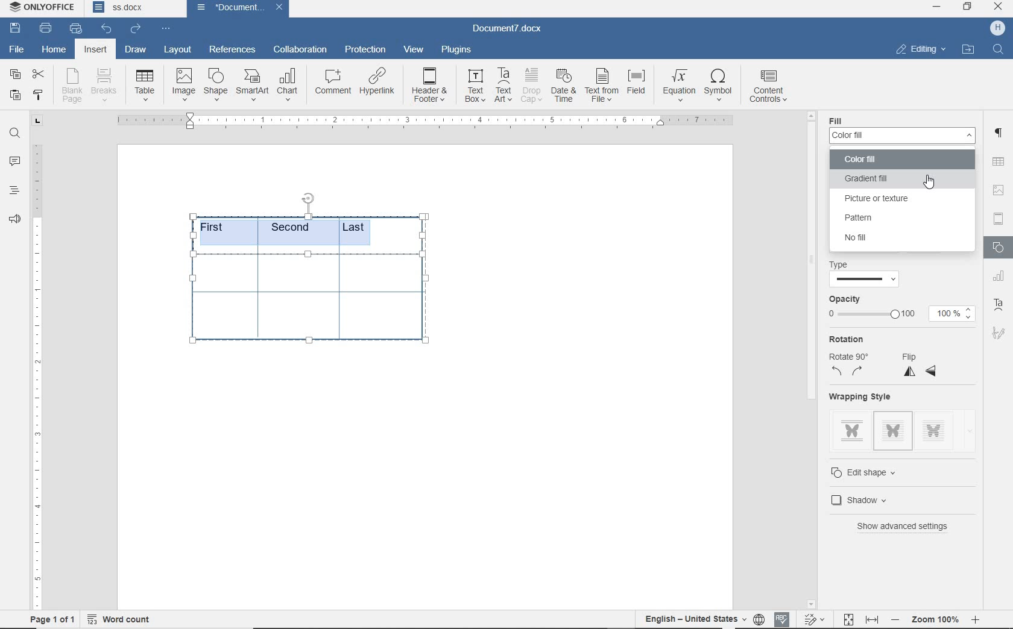 The height and width of the screenshot is (629, 1013). Describe the element at coordinates (14, 75) in the screenshot. I see `copy` at that location.